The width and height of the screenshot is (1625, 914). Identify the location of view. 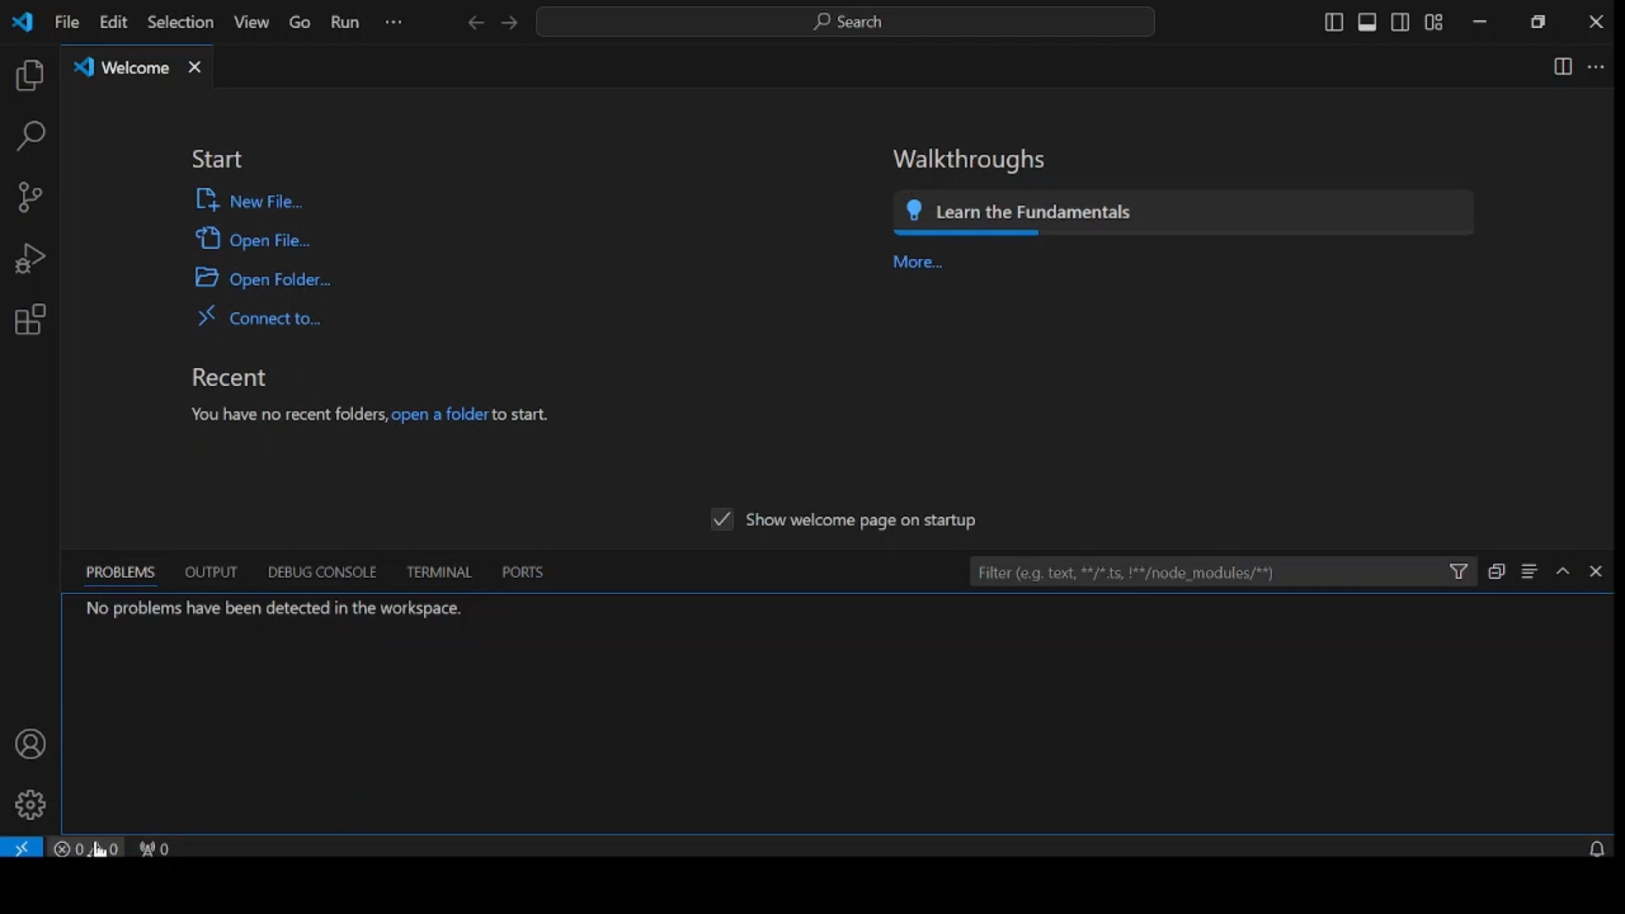
(249, 23).